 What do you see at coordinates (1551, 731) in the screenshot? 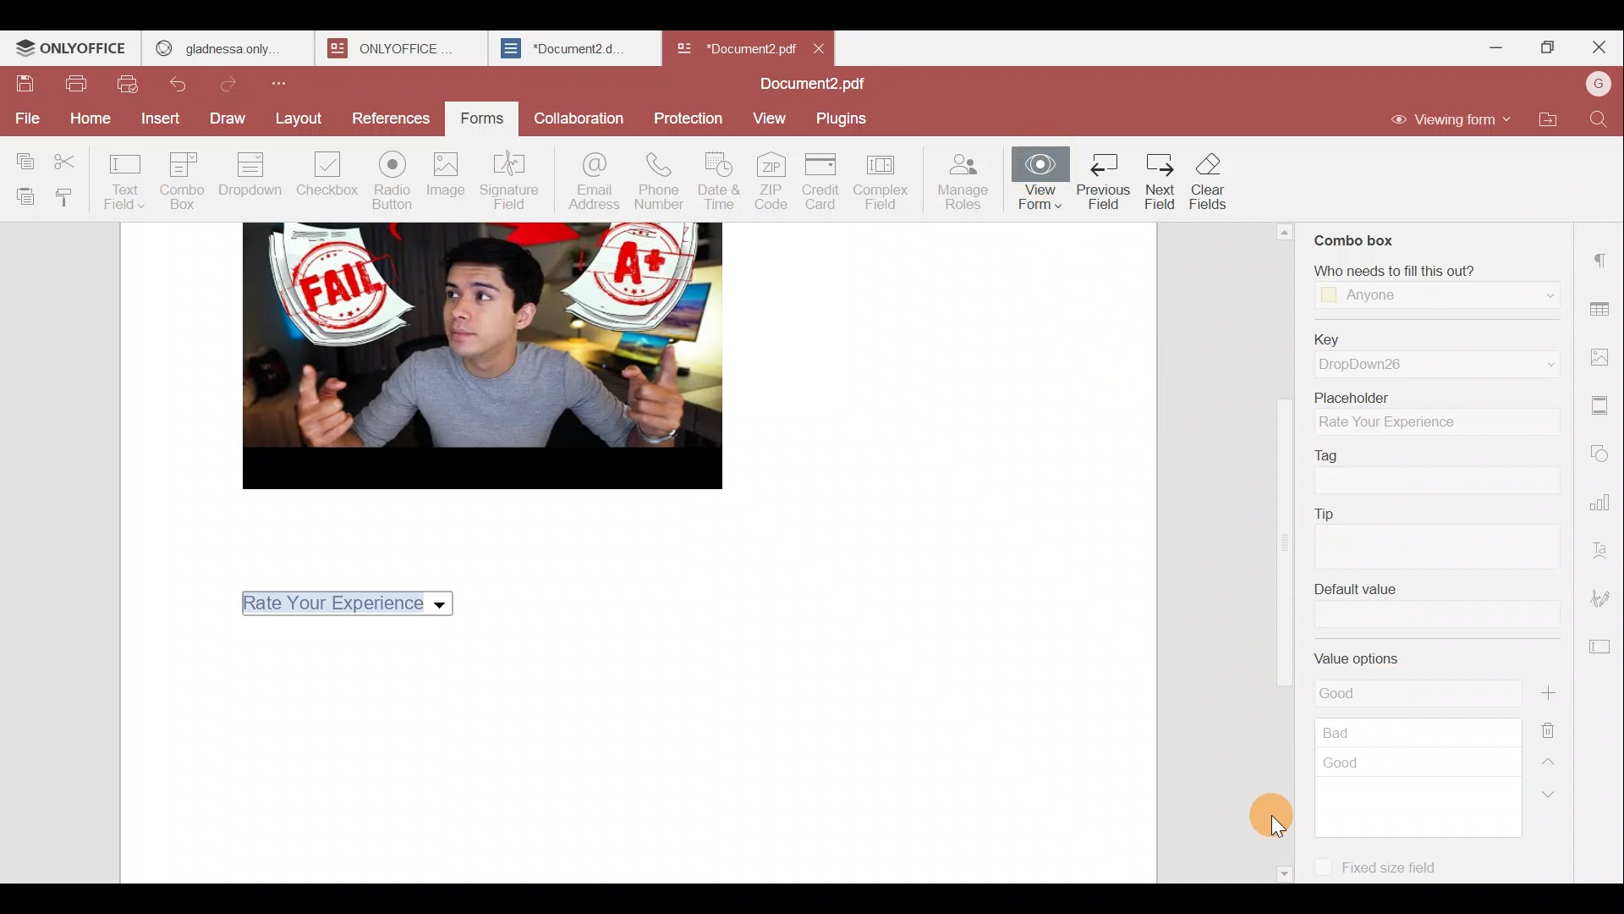
I see `Remove value` at bounding box center [1551, 731].